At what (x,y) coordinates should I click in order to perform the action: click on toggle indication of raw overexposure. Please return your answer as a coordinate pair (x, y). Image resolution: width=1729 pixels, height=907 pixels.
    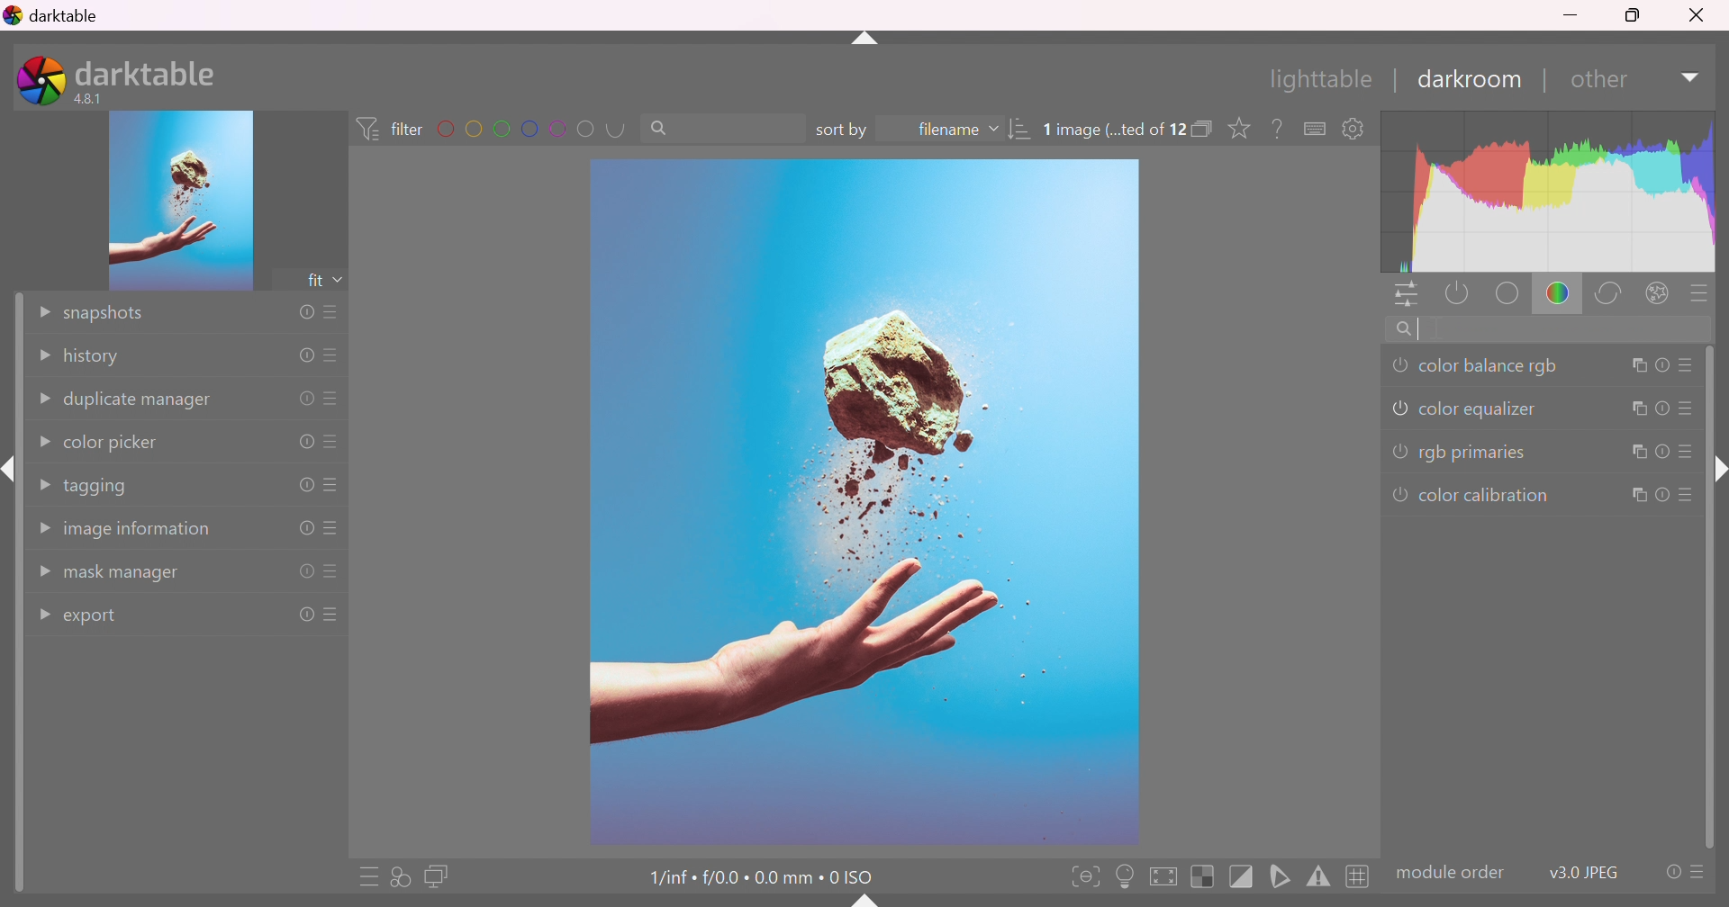
    Looking at the image, I should click on (1200, 876).